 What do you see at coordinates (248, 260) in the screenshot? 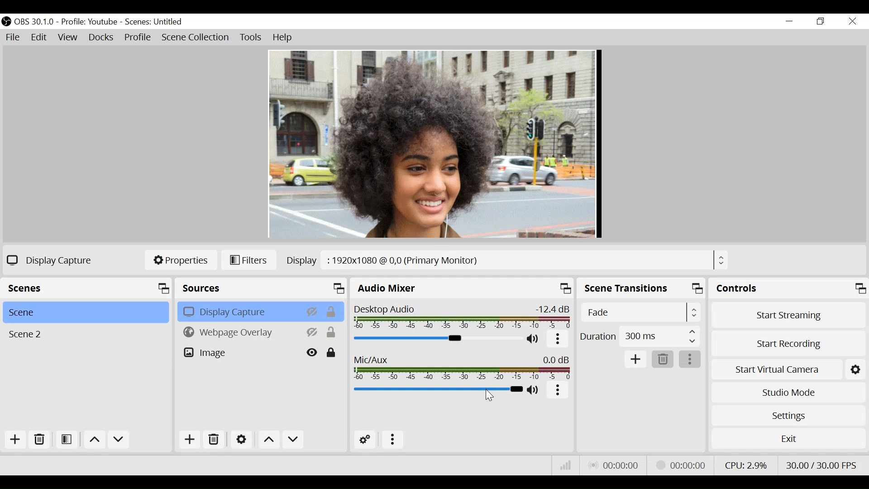
I see `Filters` at bounding box center [248, 260].